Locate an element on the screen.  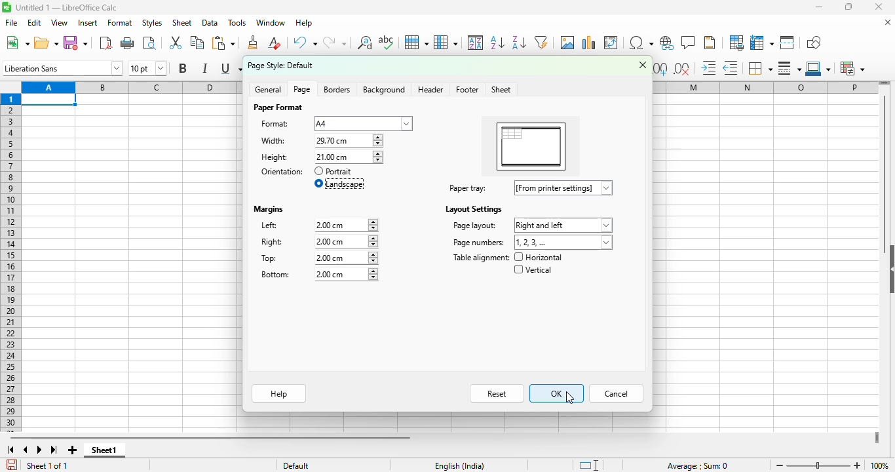
insert comment is located at coordinates (689, 42).